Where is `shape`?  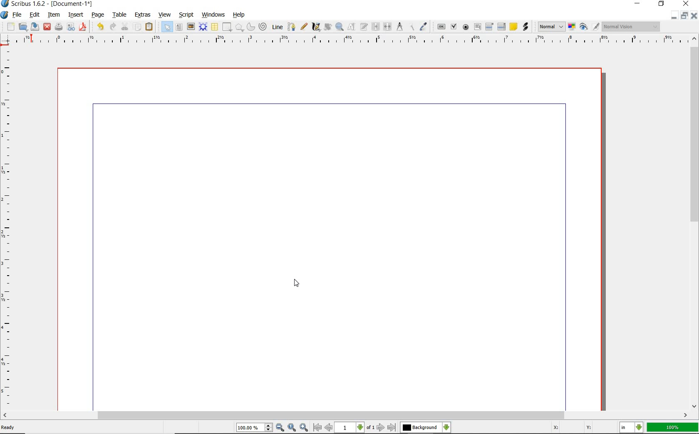 shape is located at coordinates (228, 27).